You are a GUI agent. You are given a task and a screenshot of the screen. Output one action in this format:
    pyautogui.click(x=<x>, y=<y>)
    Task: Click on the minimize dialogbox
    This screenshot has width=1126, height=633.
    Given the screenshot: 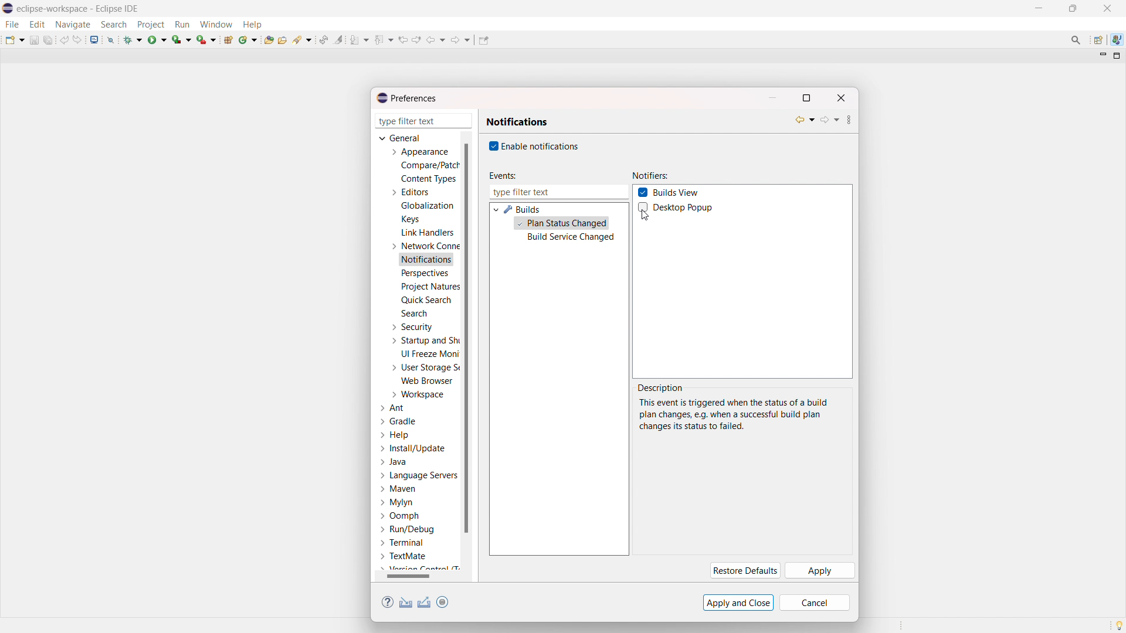 What is the action you would take?
    pyautogui.click(x=772, y=98)
    